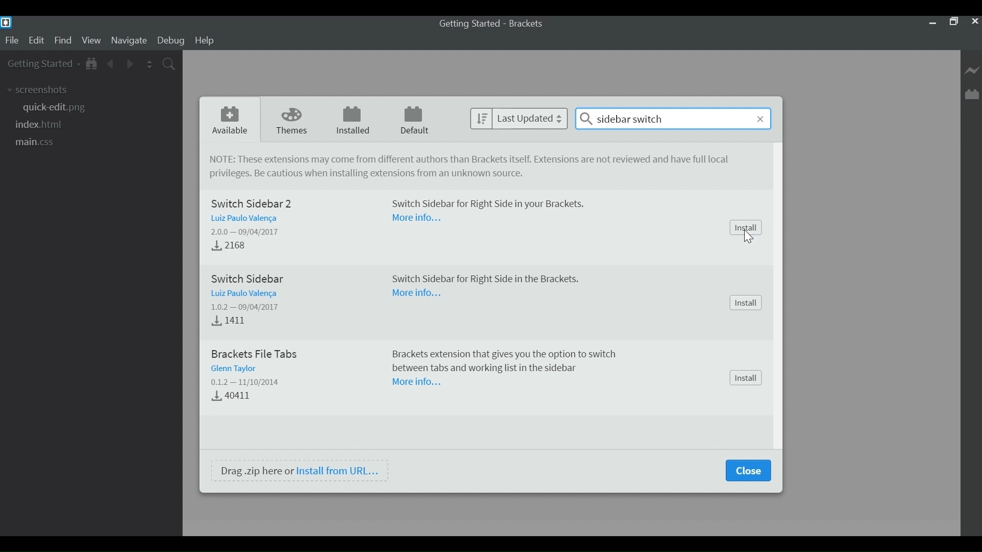  I want to click on cursor, so click(750, 237).